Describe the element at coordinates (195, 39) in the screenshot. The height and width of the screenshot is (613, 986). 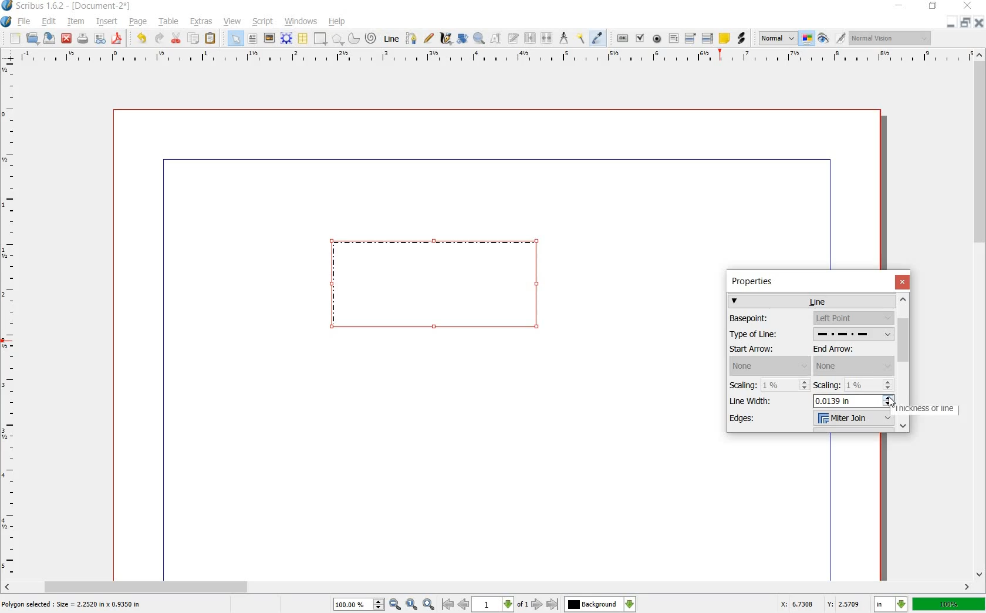
I see `COPY` at that location.